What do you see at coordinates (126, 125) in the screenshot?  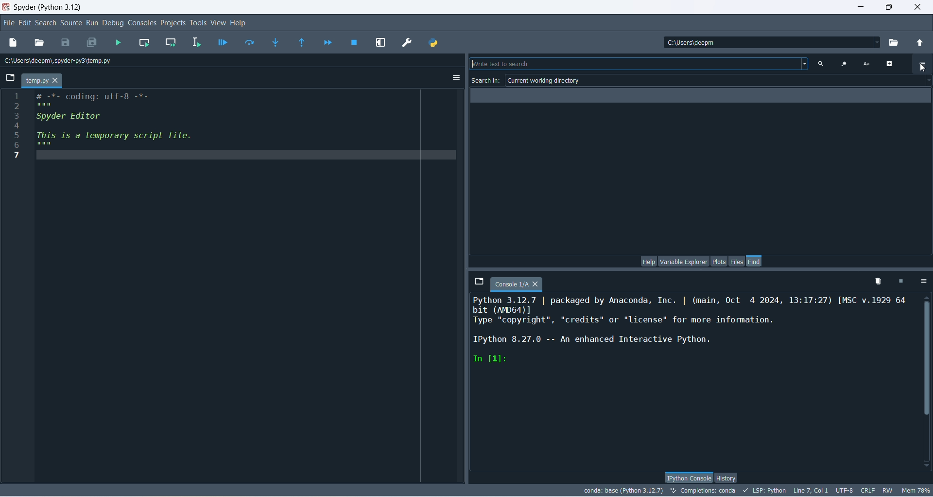 I see `editor pane text` at bounding box center [126, 125].